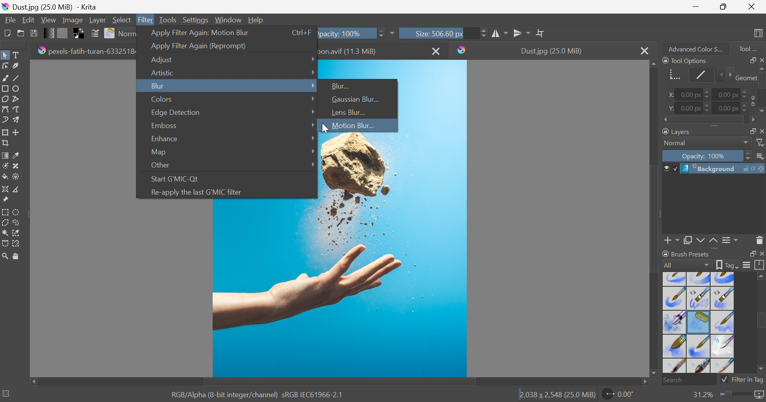 The width and height of the screenshot is (766, 402). What do you see at coordinates (157, 86) in the screenshot?
I see `Blur` at bounding box center [157, 86].